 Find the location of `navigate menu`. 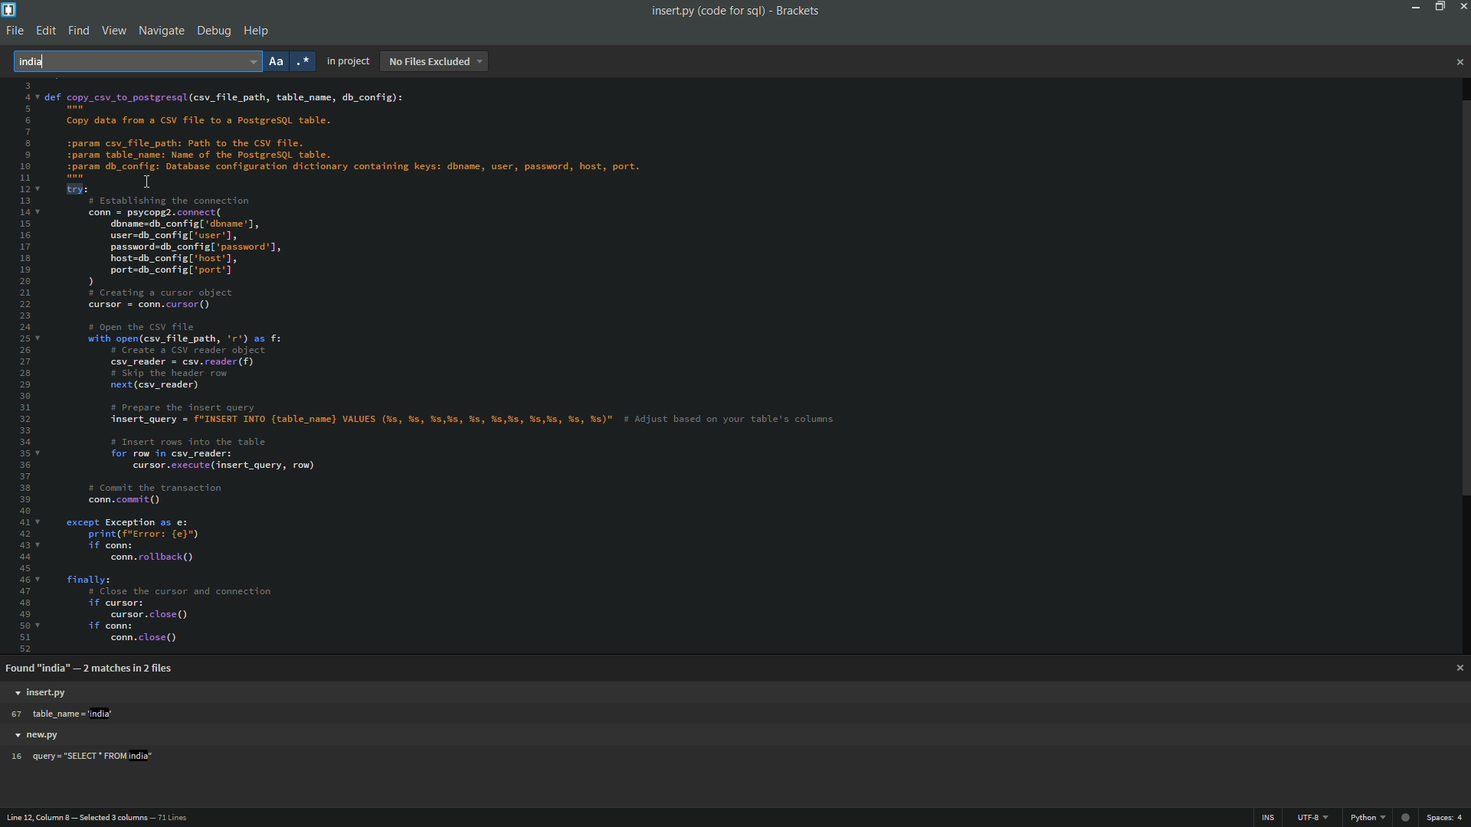

navigate menu is located at coordinates (160, 32).